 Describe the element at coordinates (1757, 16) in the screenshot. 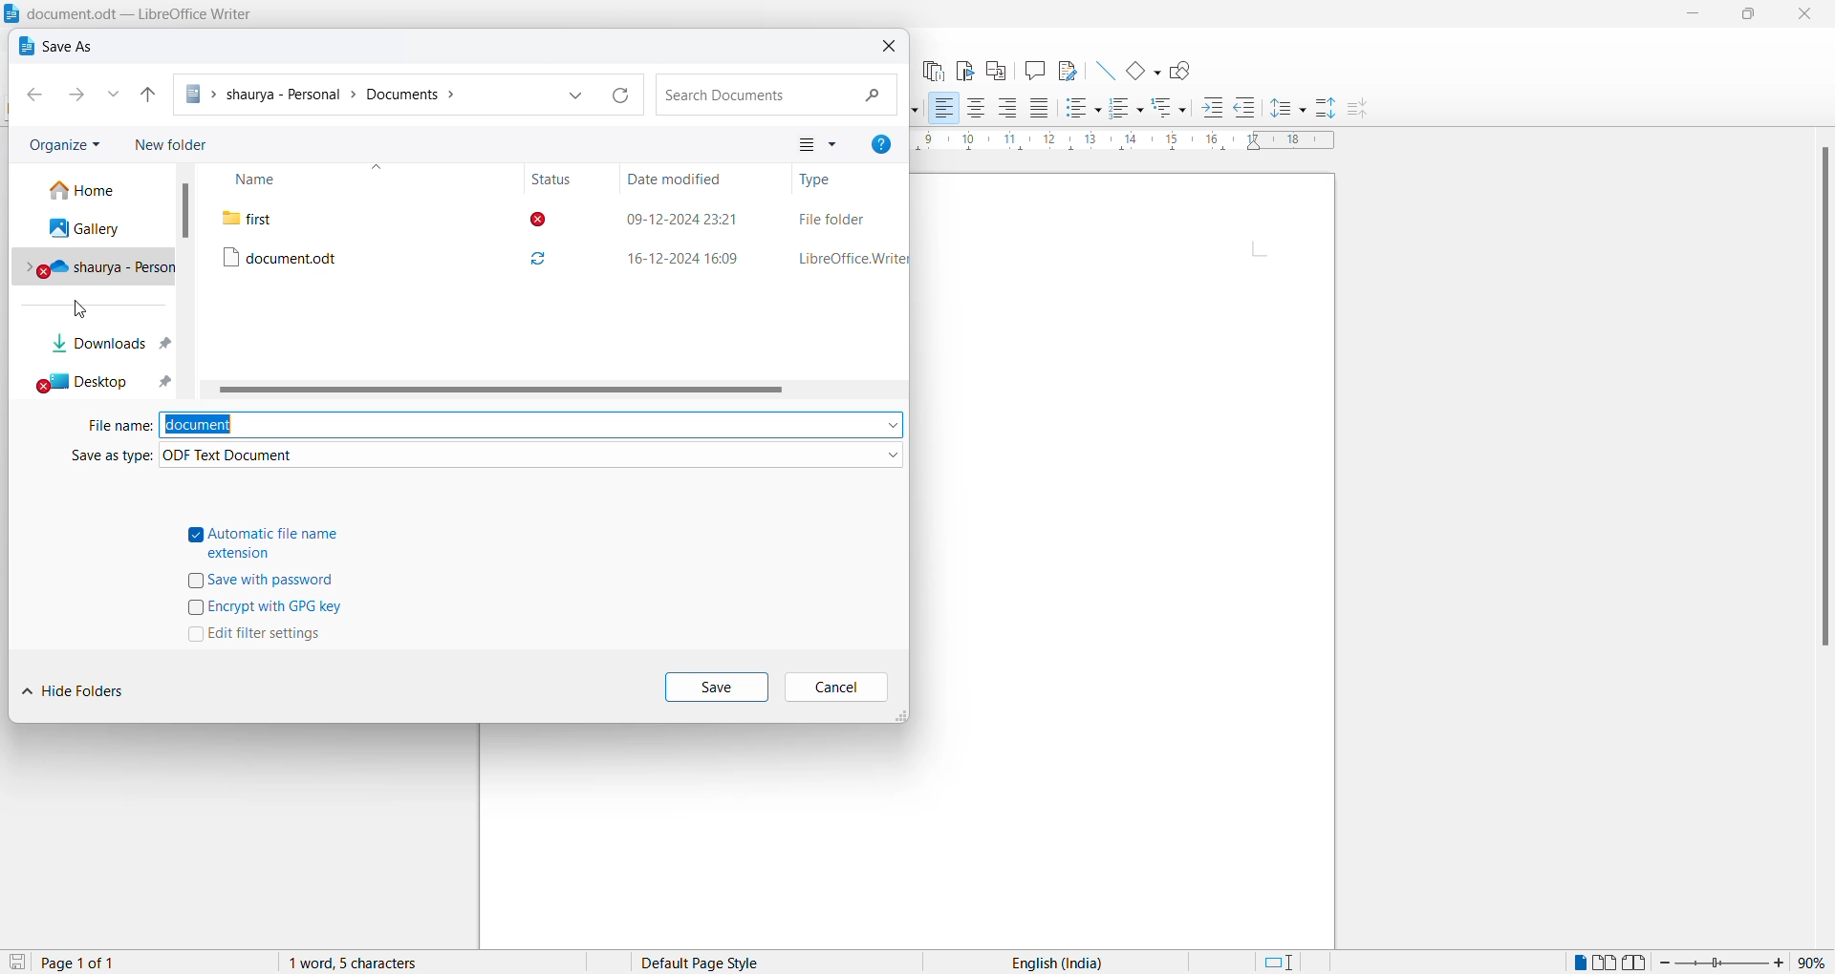

I see `maximize` at that location.